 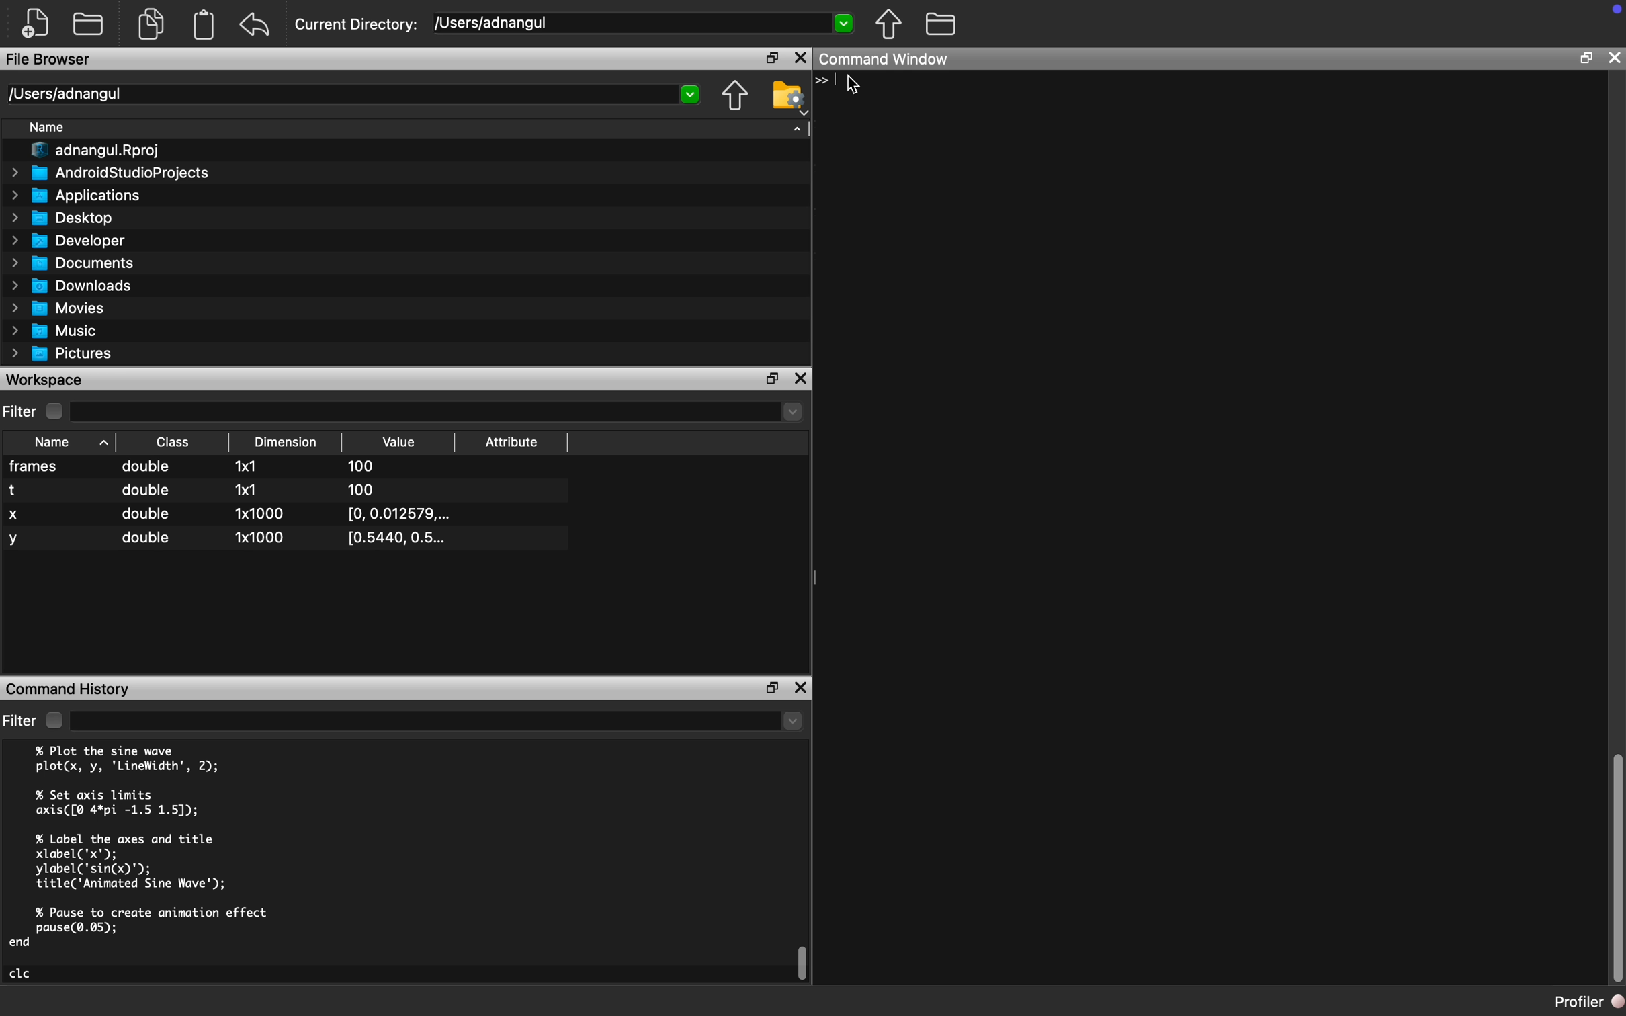 I want to click on 1x1, so click(x=246, y=466).